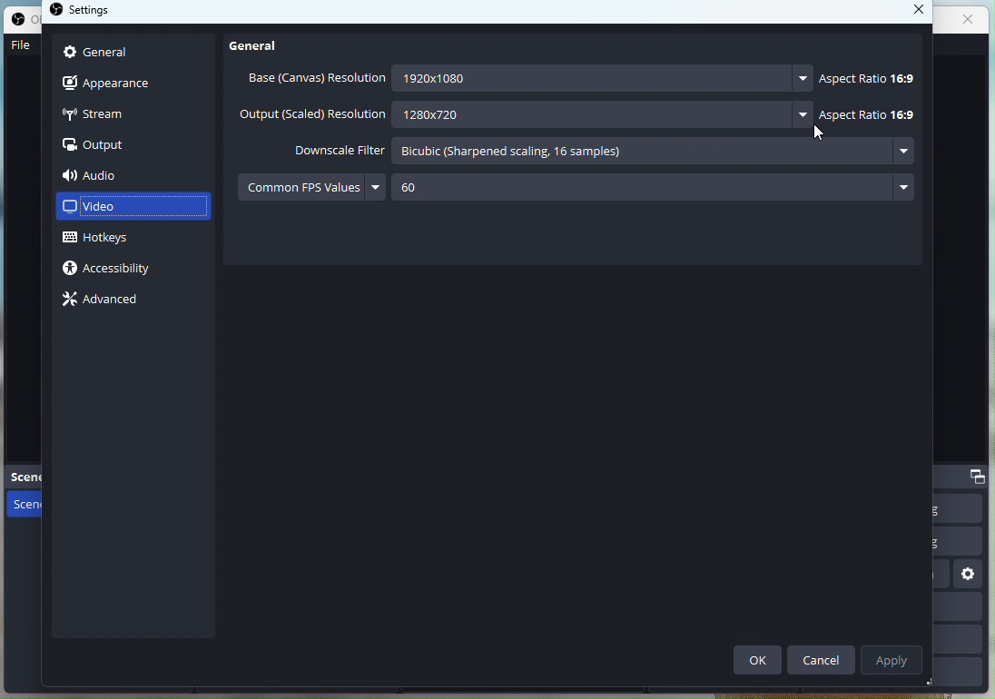  Describe the element at coordinates (120, 175) in the screenshot. I see `Audio` at that location.